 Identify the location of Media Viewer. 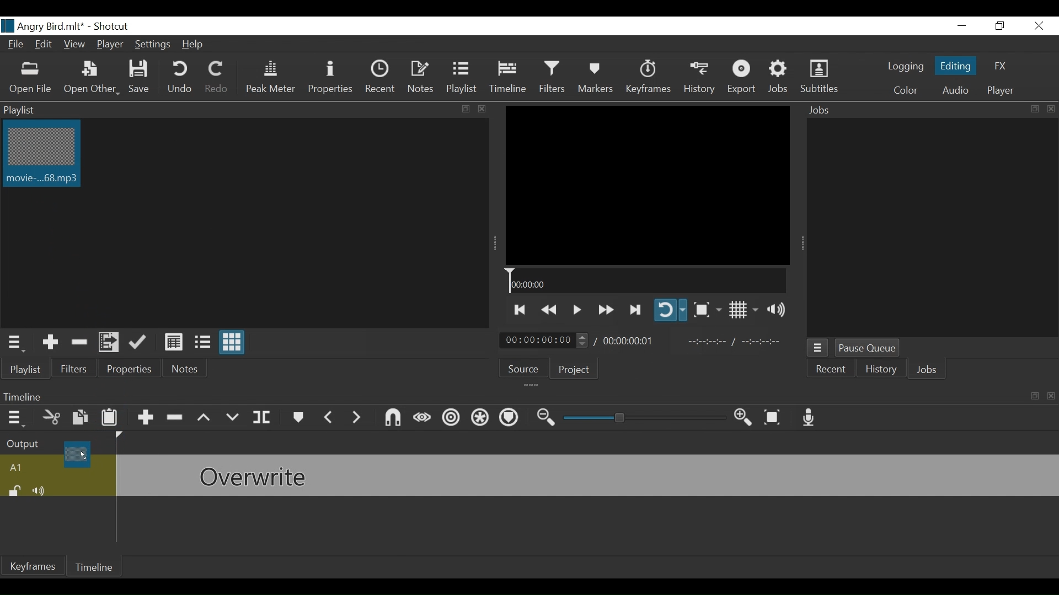
(648, 185).